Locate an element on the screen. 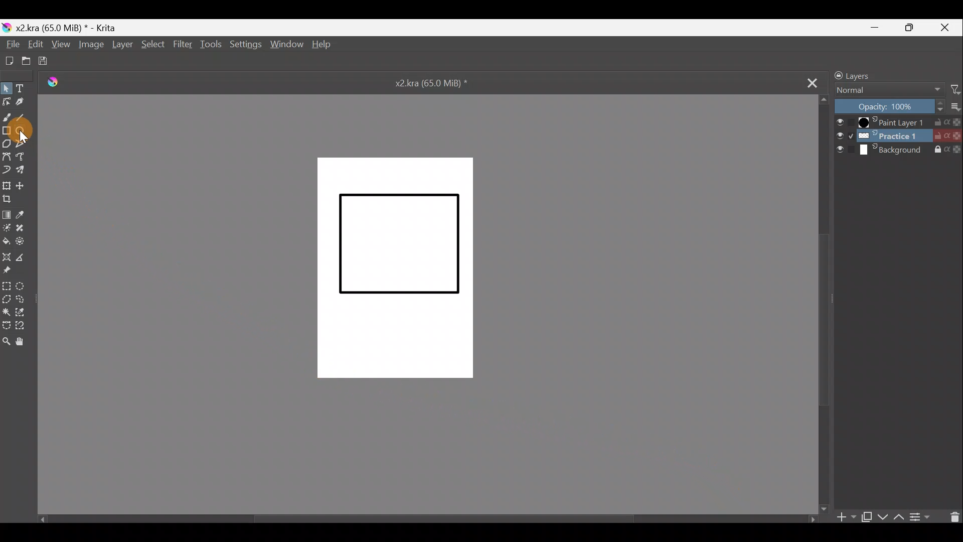 This screenshot has height=542, width=963. View is located at coordinates (63, 45).